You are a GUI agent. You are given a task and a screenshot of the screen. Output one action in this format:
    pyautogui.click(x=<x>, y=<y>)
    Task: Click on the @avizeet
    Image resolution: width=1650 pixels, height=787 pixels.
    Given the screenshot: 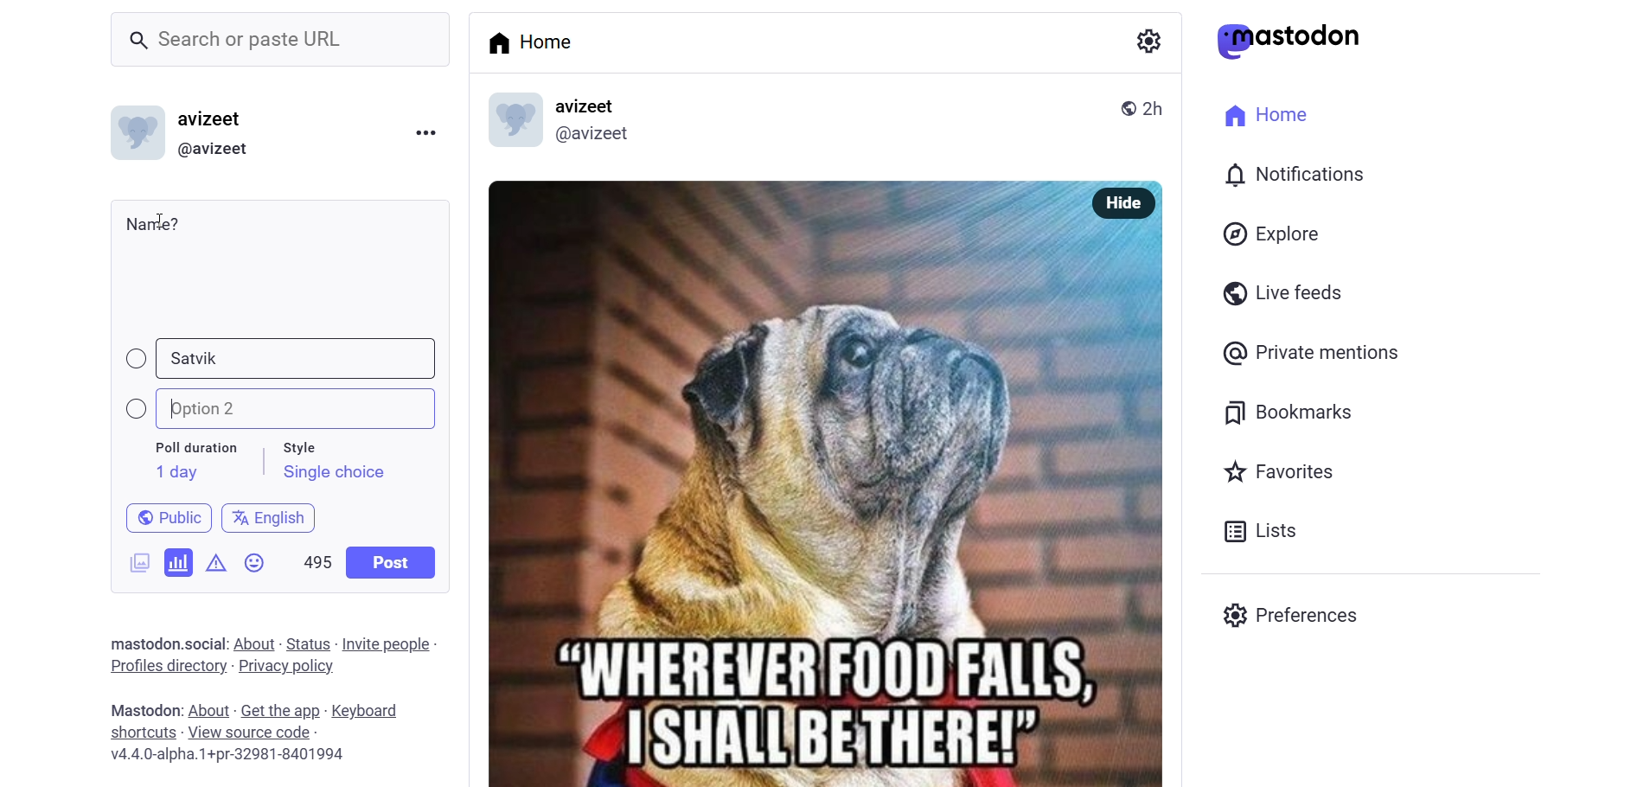 What is the action you would take?
    pyautogui.click(x=592, y=138)
    